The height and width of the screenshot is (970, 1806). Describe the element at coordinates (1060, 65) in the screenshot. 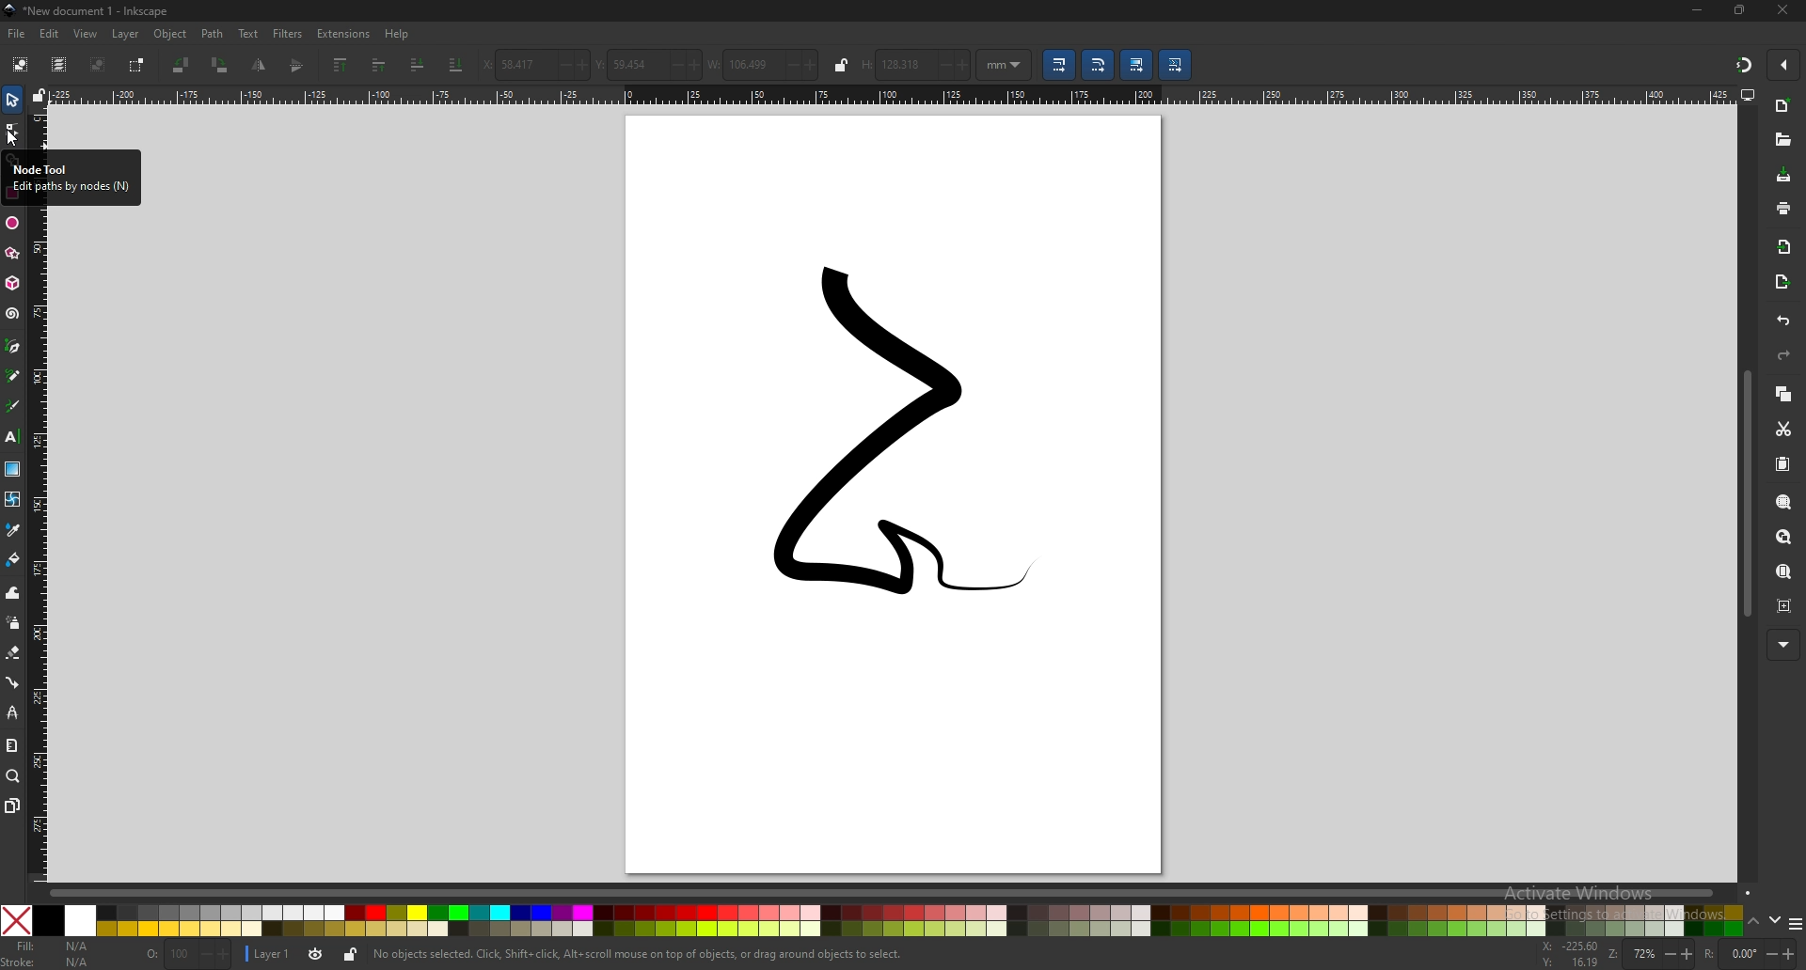

I see `scale stroke width` at that location.